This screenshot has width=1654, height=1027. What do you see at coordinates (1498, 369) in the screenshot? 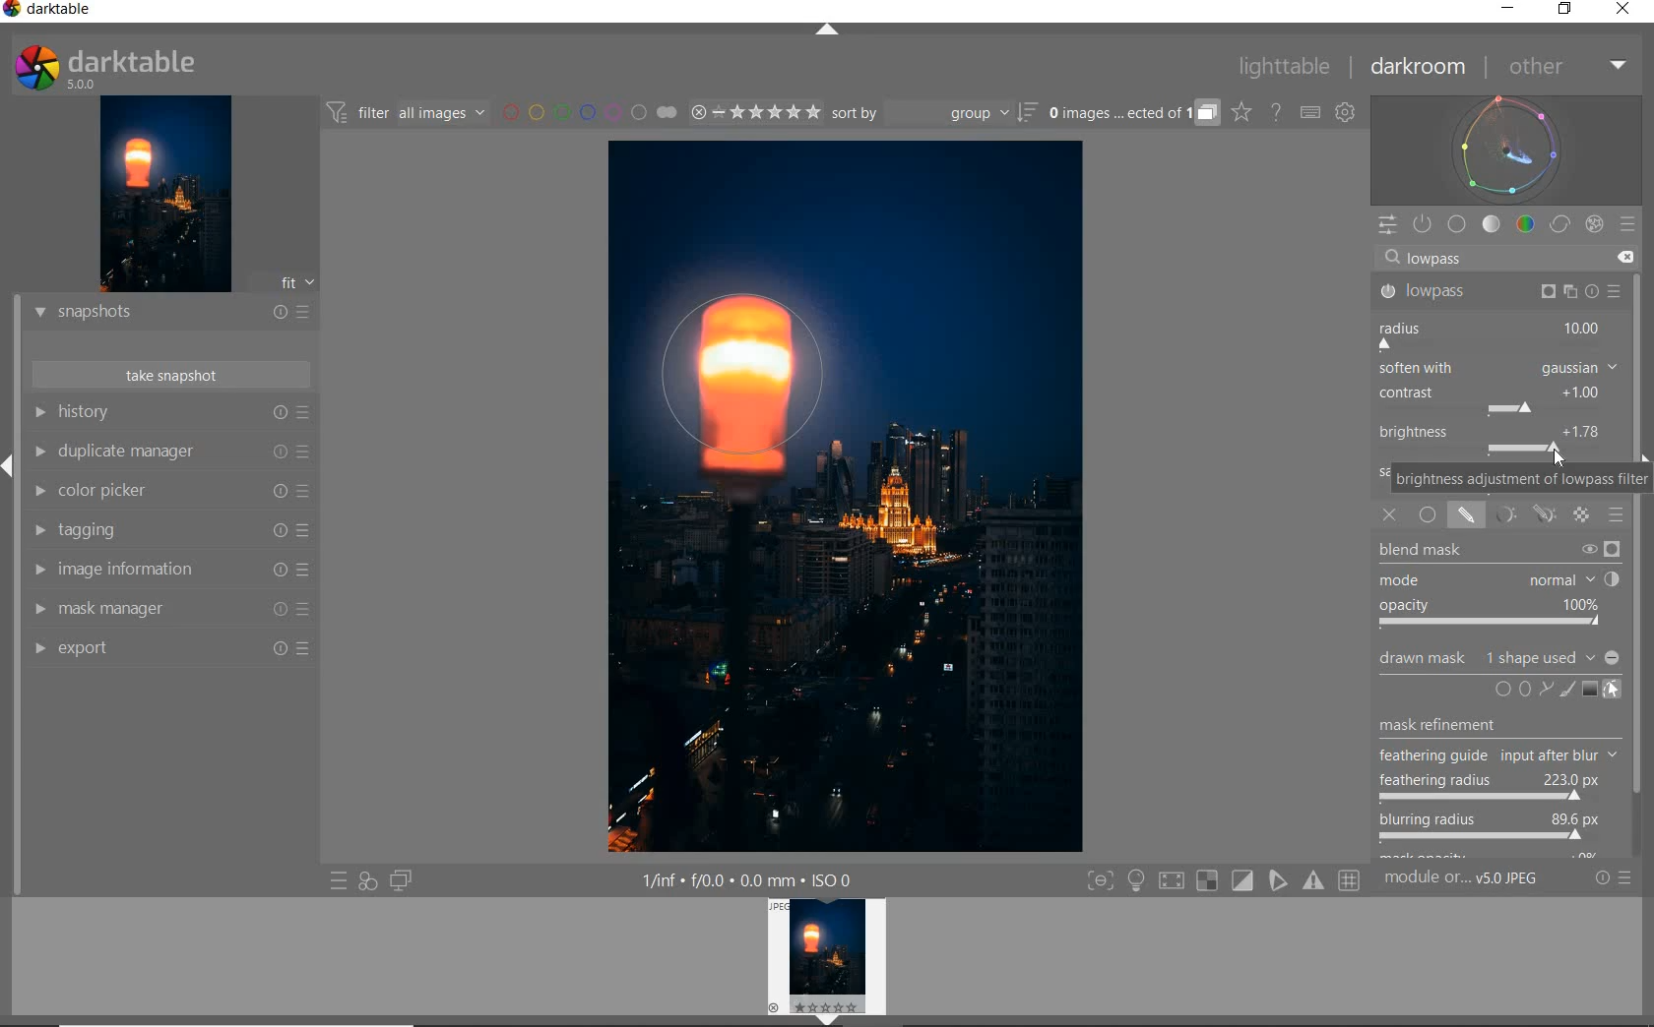
I see `SOFTEN WITH` at bounding box center [1498, 369].